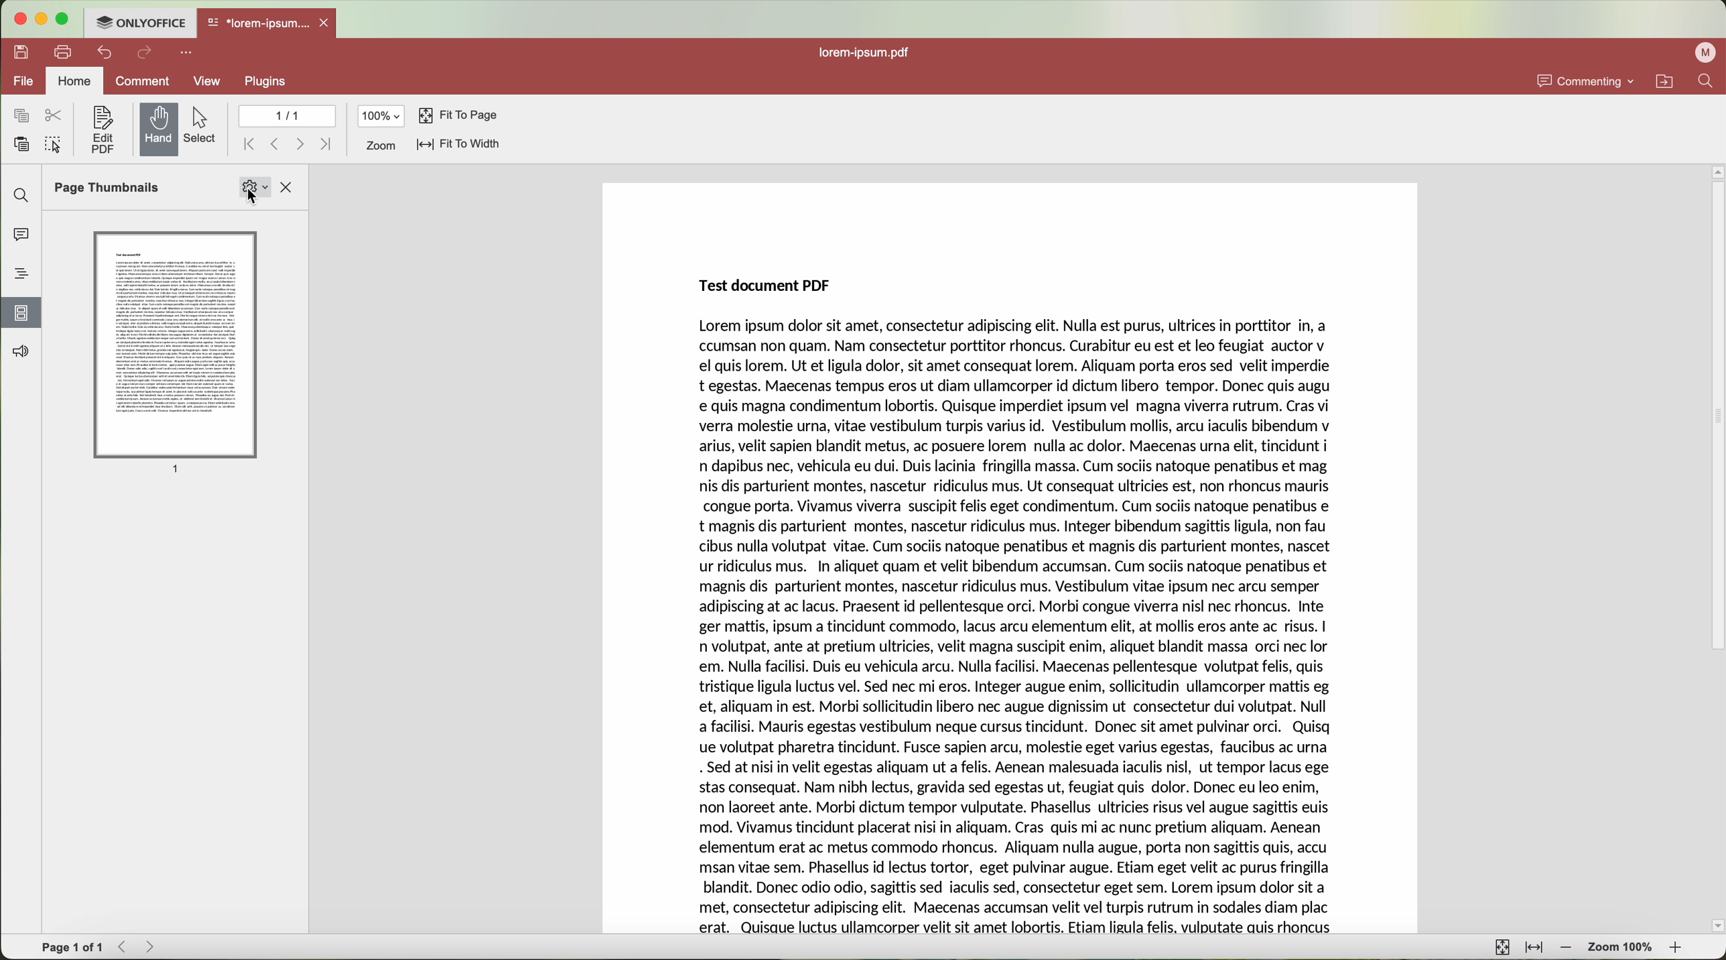 The image size is (1726, 960). Describe the element at coordinates (16, 144) in the screenshot. I see `paste` at that location.